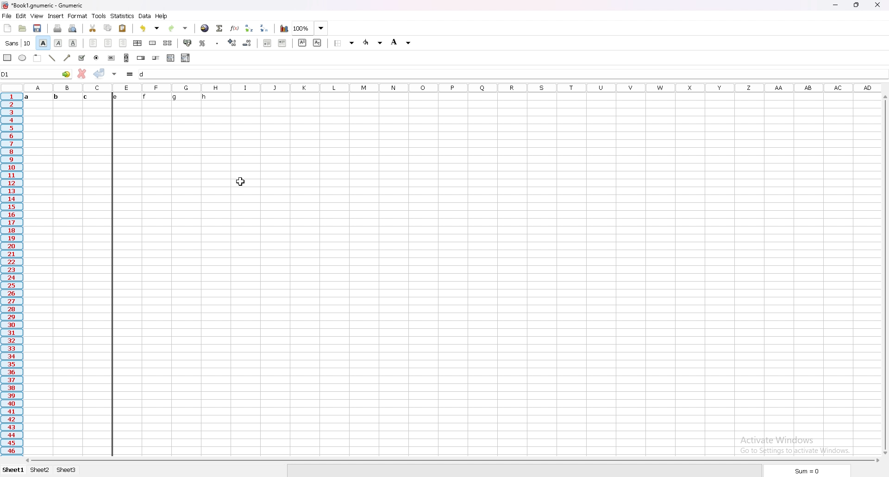 This screenshot has height=477, width=889. Describe the element at coordinates (373, 42) in the screenshot. I see `foreground` at that location.